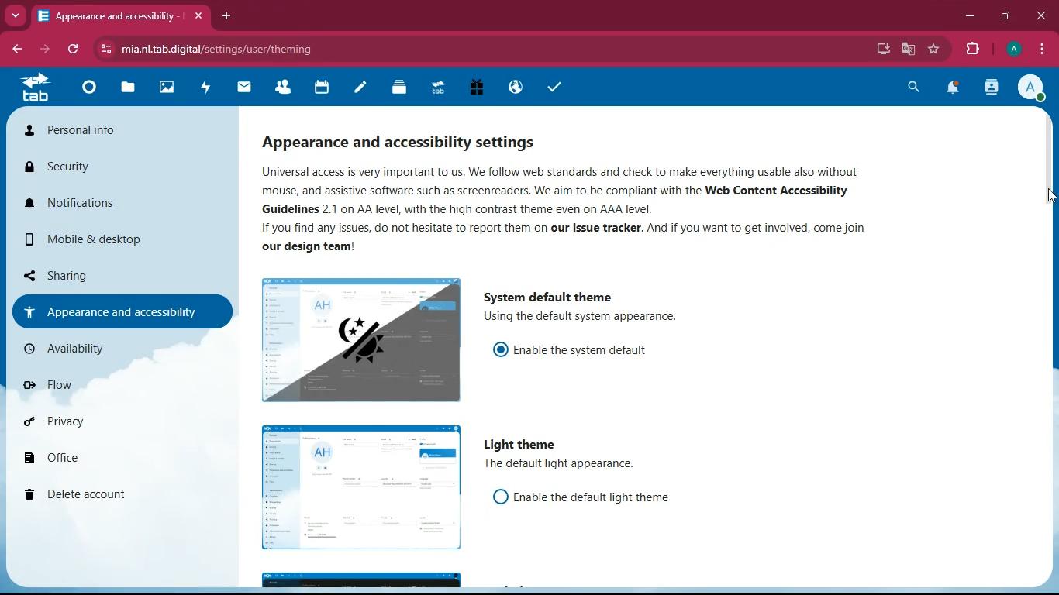  Describe the element at coordinates (547, 295) in the screenshot. I see `system default` at that location.